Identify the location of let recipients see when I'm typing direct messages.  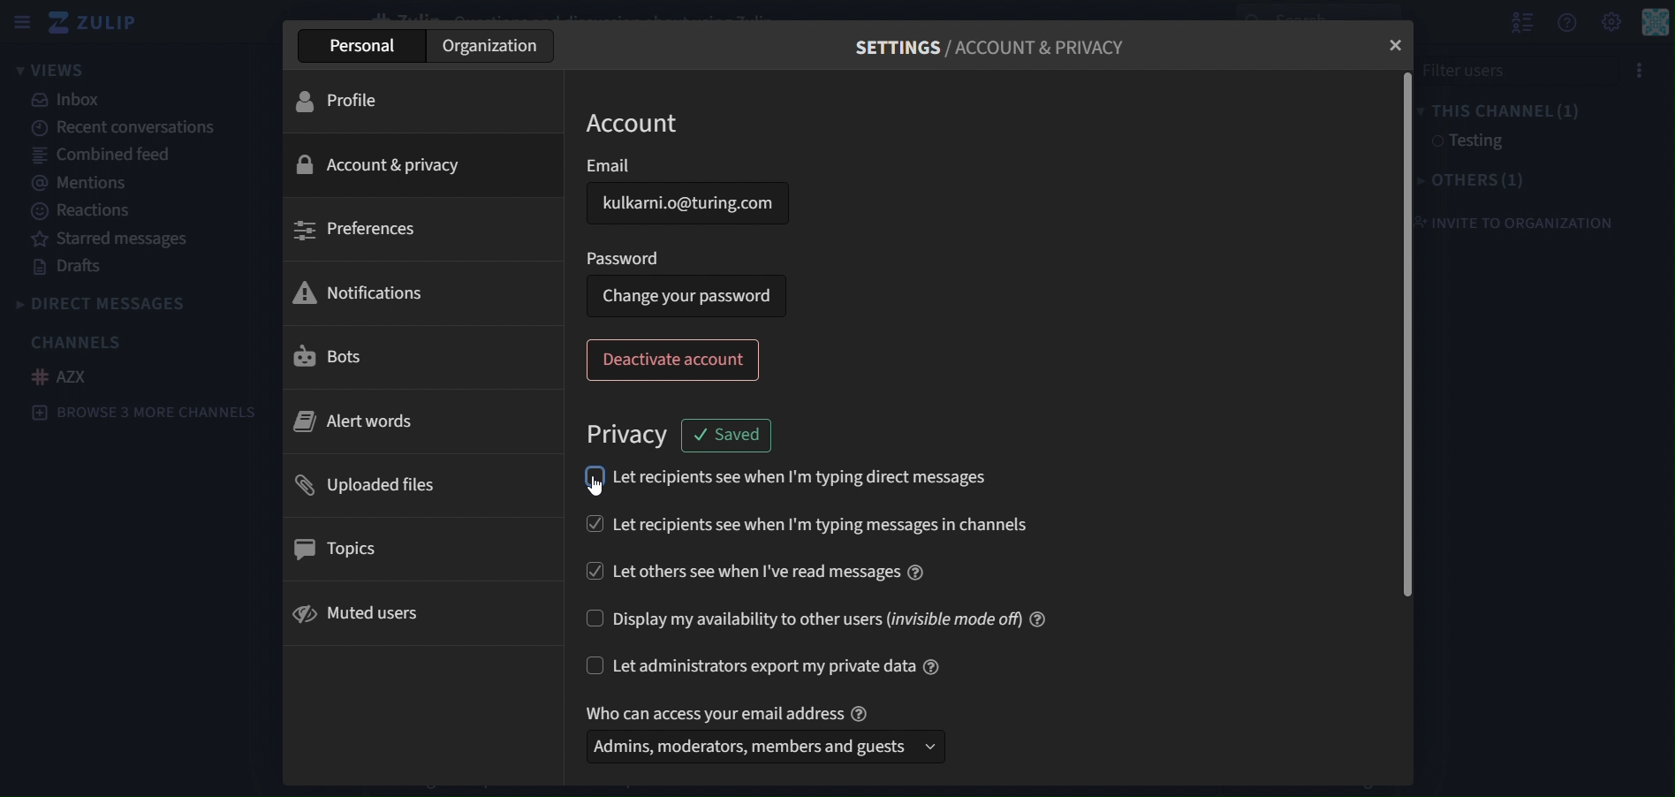
(789, 478).